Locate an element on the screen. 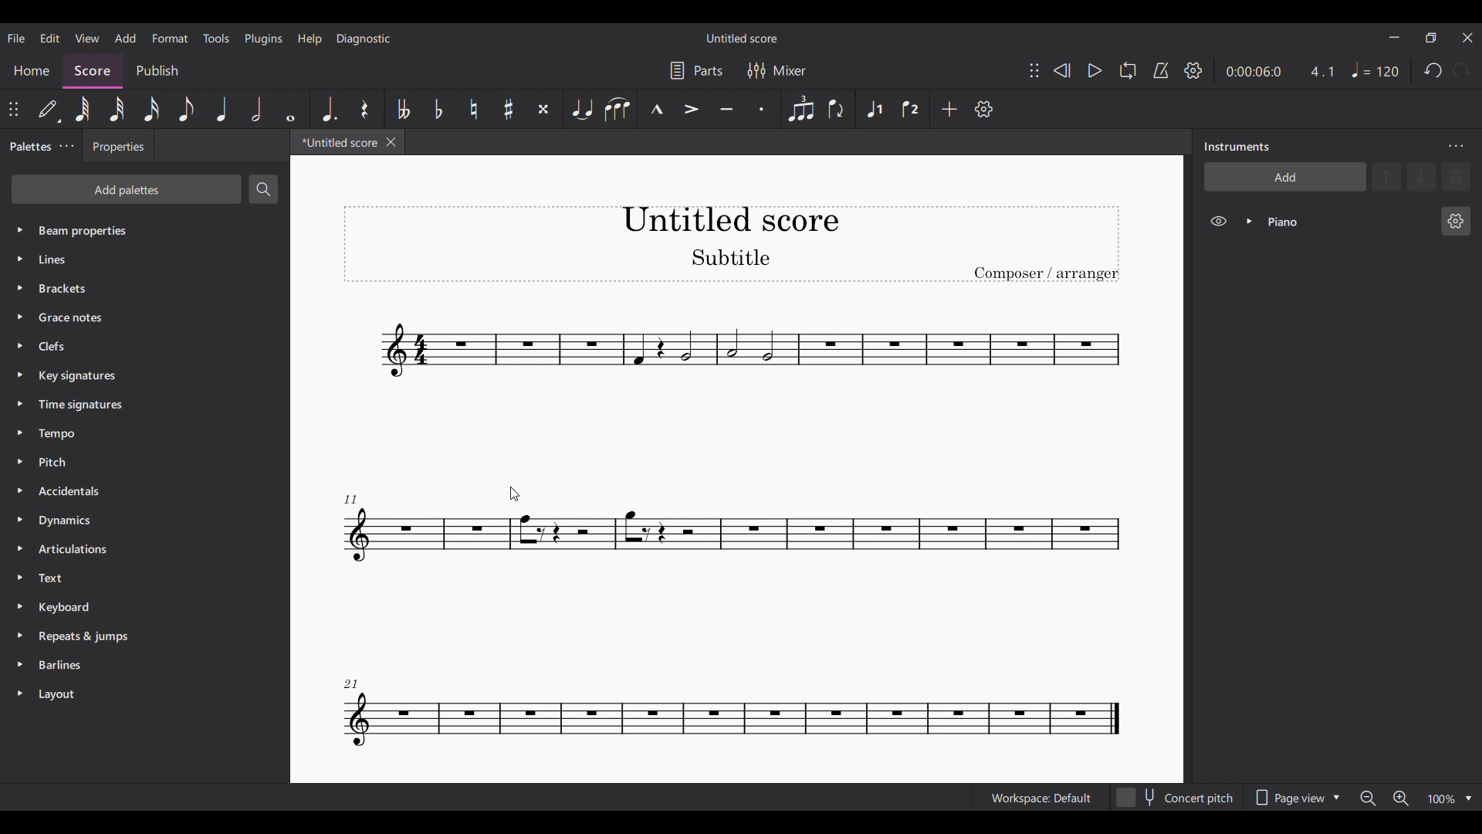  Change position of toolbar is located at coordinates (14, 109).